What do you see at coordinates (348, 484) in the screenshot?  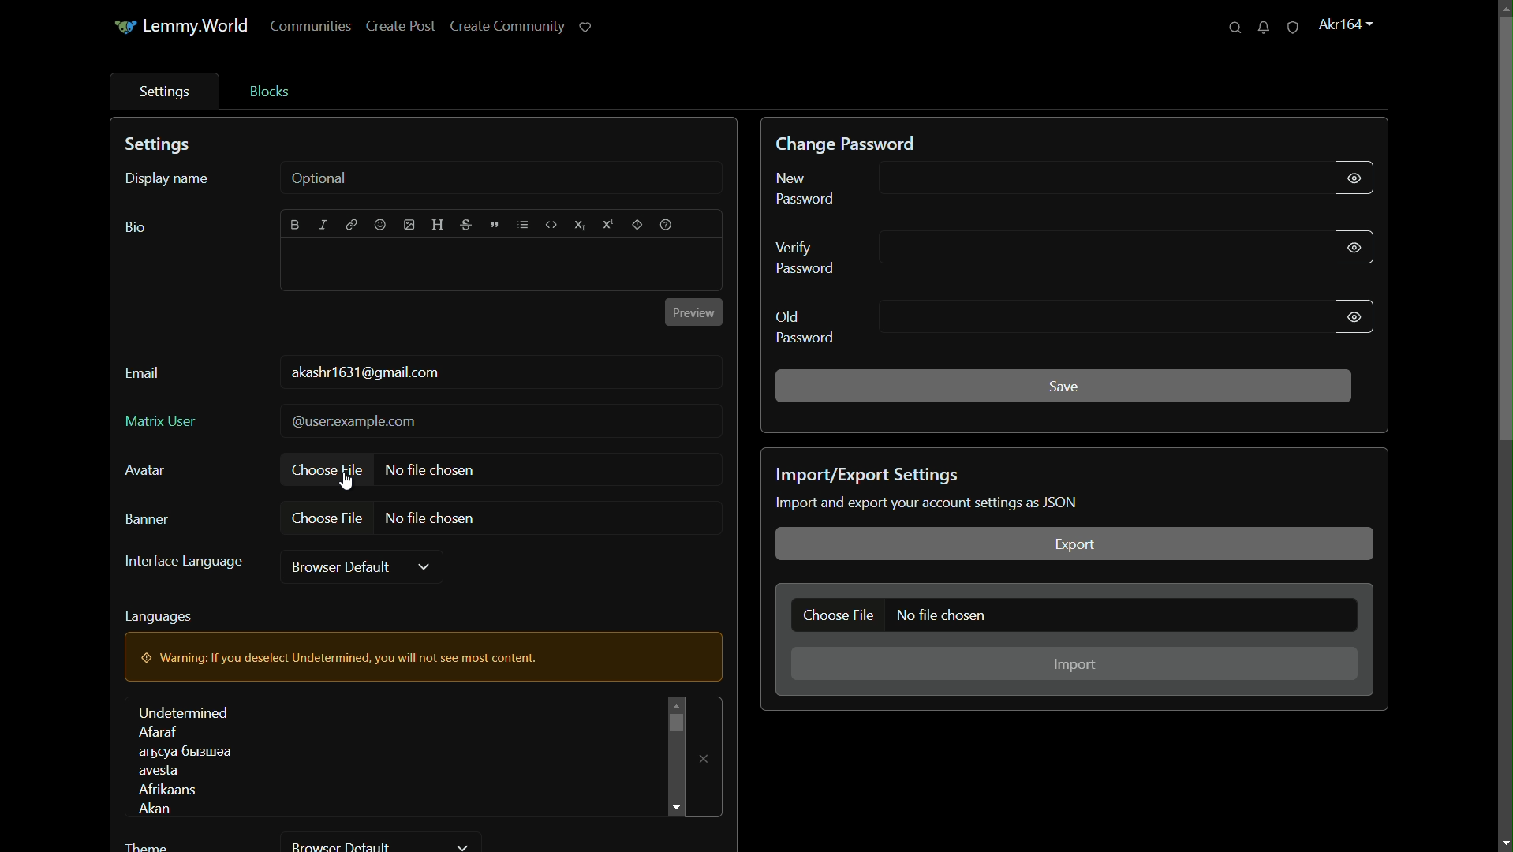 I see `cursor` at bounding box center [348, 484].